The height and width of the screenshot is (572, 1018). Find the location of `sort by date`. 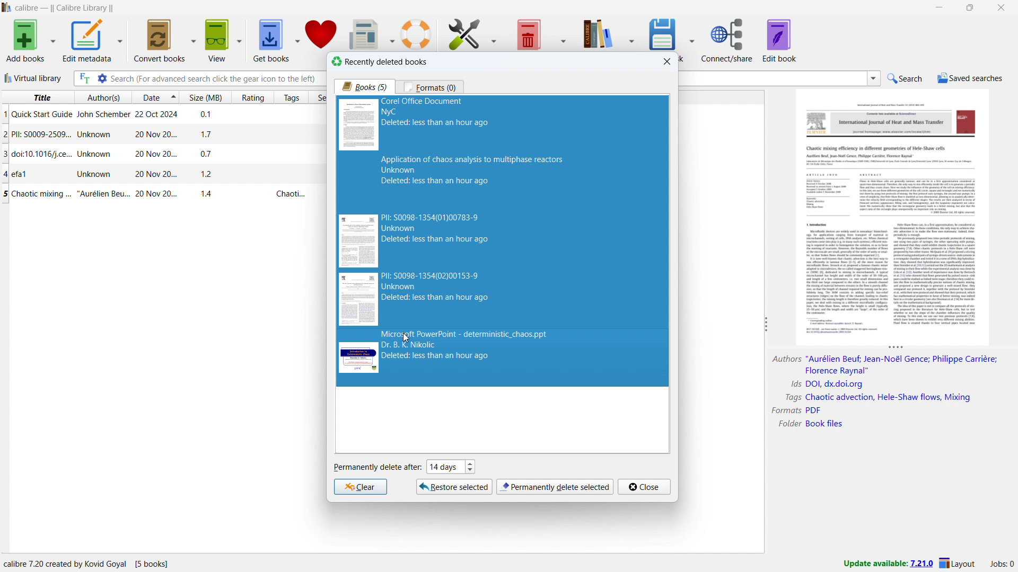

sort by date is located at coordinates (150, 97).